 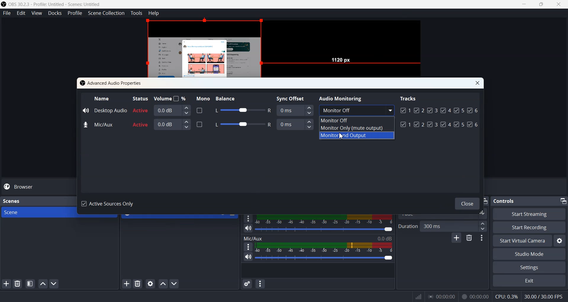 I want to click on Enable disable , so click(x=199, y=110).